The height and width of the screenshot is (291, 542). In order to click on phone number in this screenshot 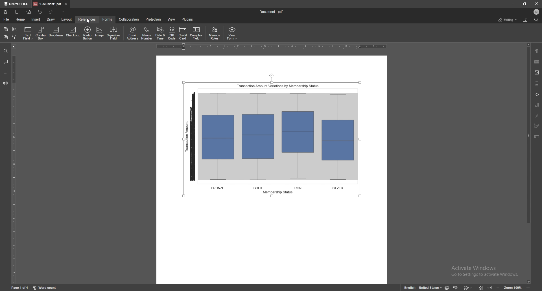, I will do `click(147, 33)`.